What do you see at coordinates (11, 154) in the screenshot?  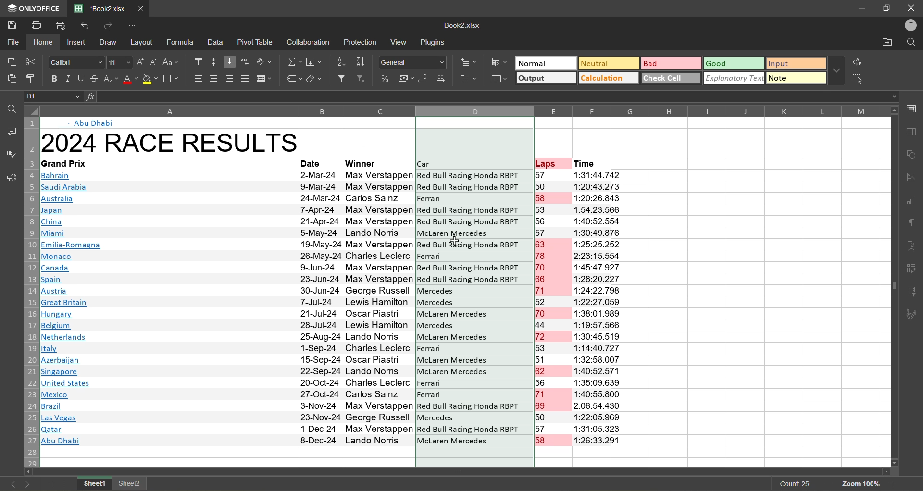 I see `spellcheck` at bounding box center [11, 154].